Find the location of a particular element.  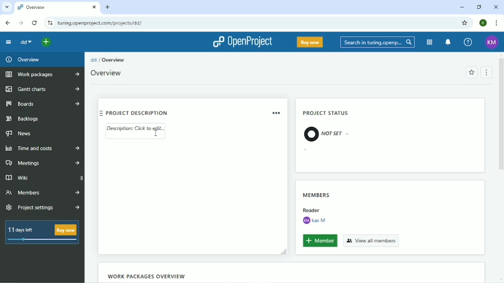

Modules is located at coordinates (429, 42).